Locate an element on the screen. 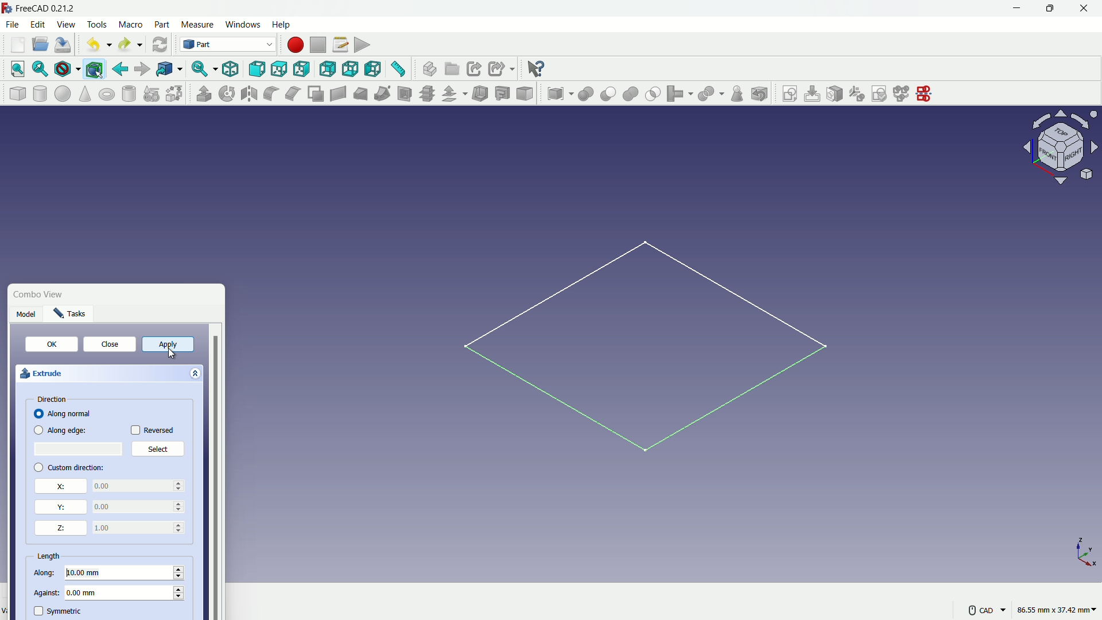  union is located at coordinates (631, 95).